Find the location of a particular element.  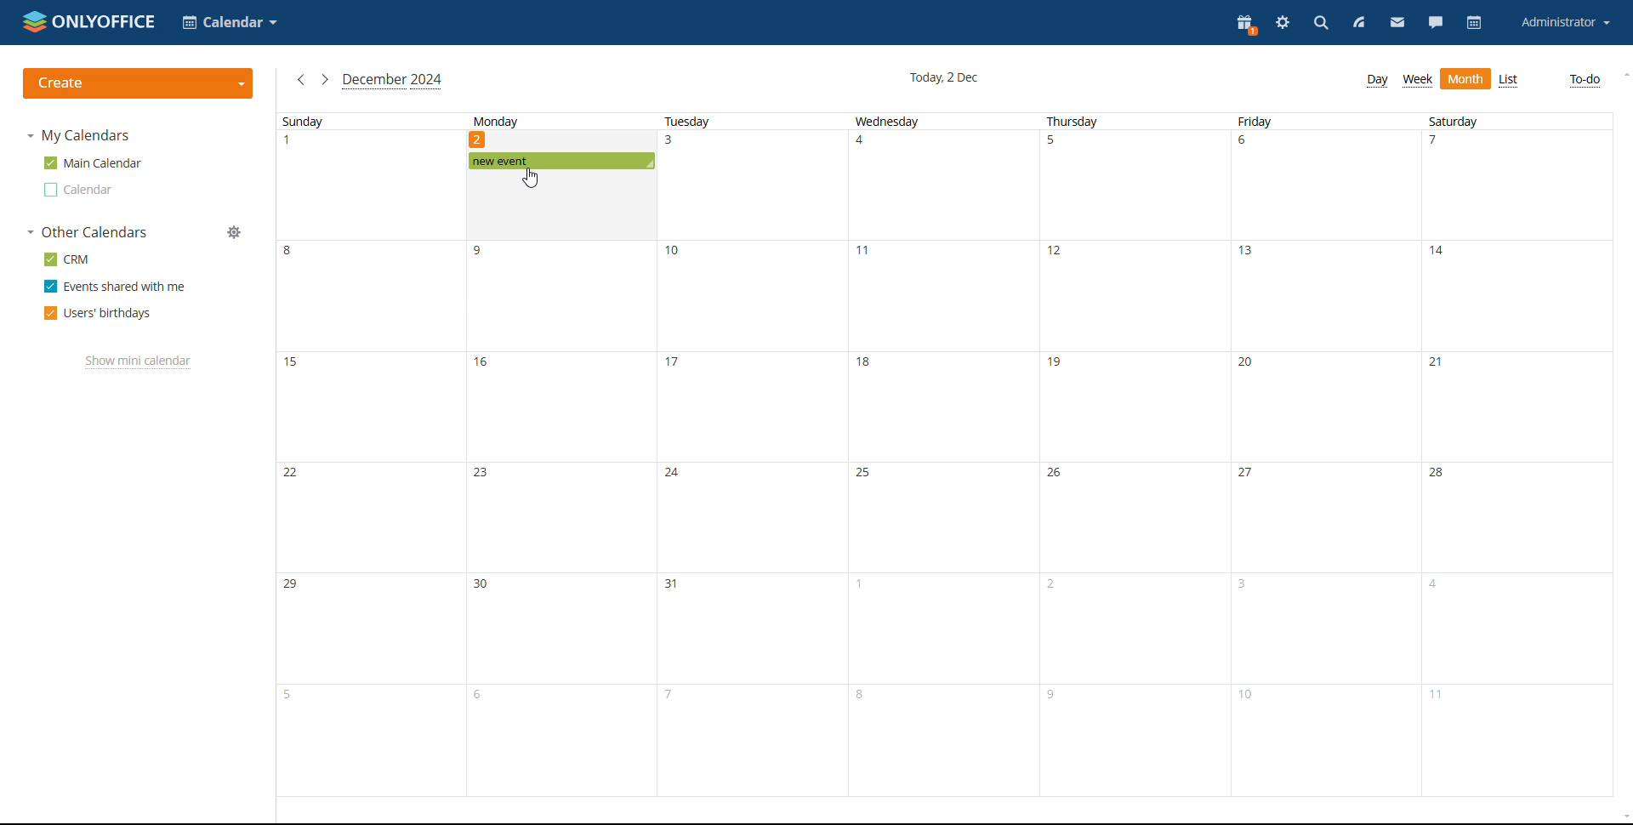

scheduled event is located at coordinates (561, 161).